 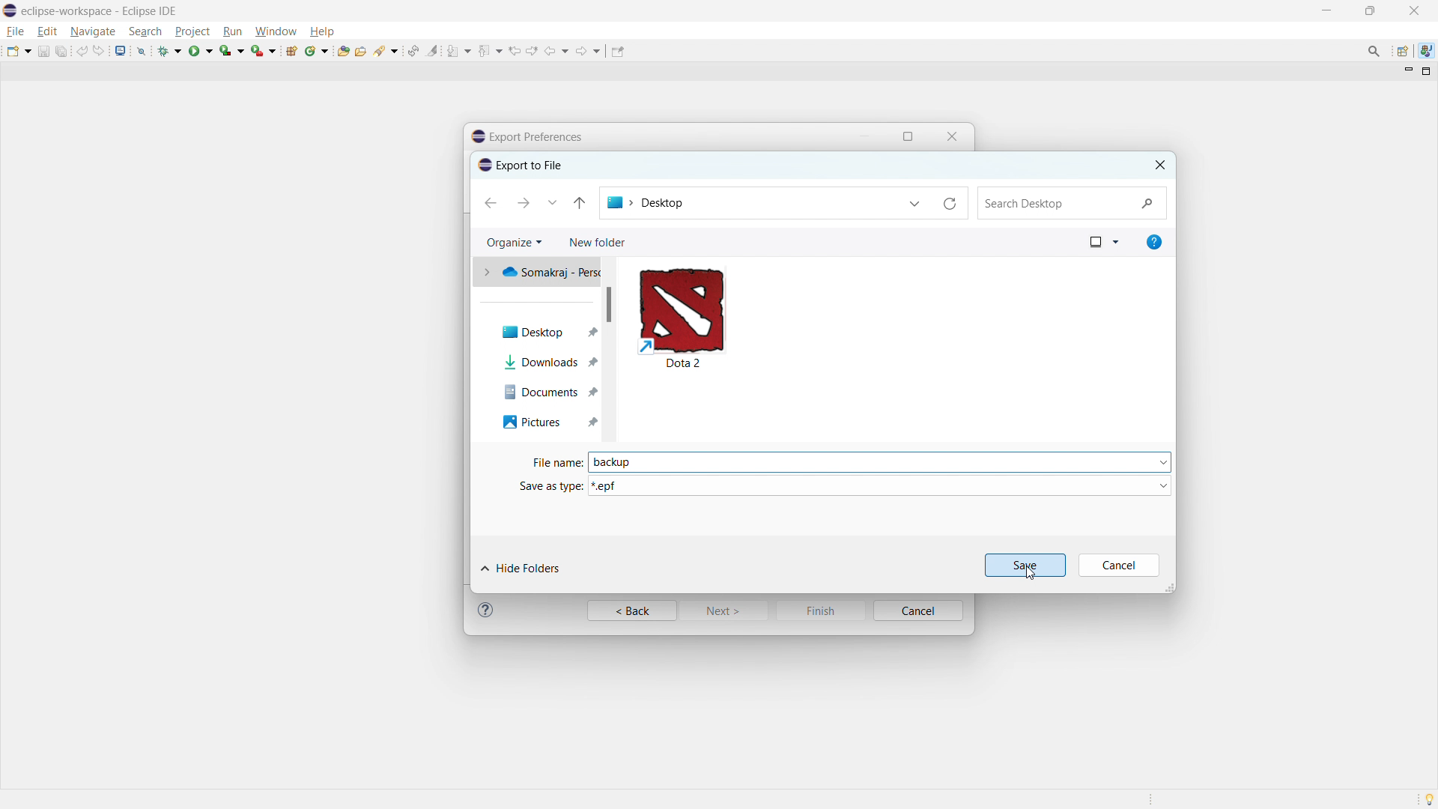 What do you see at coordinates (413, 50) in the screenshot?
I see `toggle ant editor auto reconcile` at bounding box center [413, 50].